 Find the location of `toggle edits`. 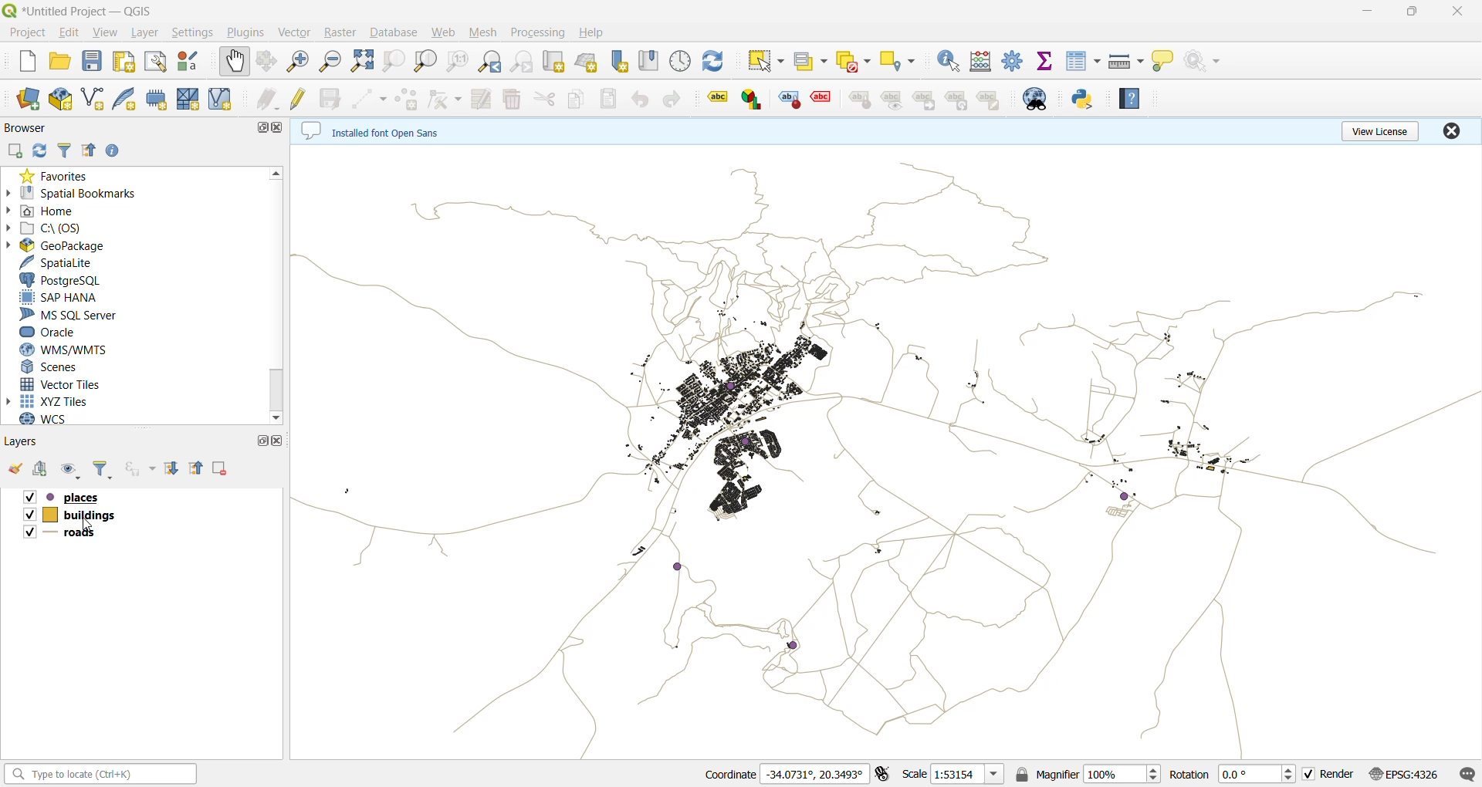

toggle edits is located at coordinates (301, 98).